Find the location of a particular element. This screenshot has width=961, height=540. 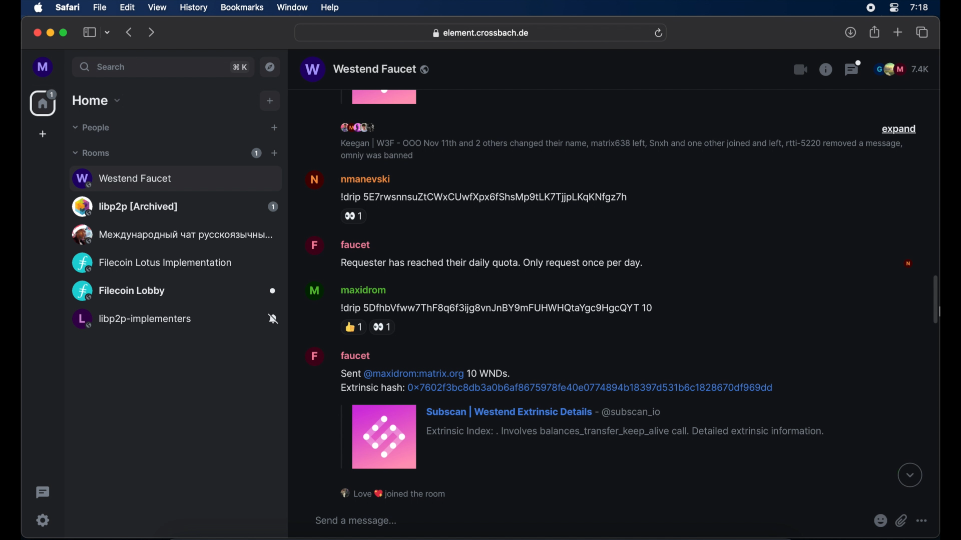

settings is located at coordinates (44, 520).